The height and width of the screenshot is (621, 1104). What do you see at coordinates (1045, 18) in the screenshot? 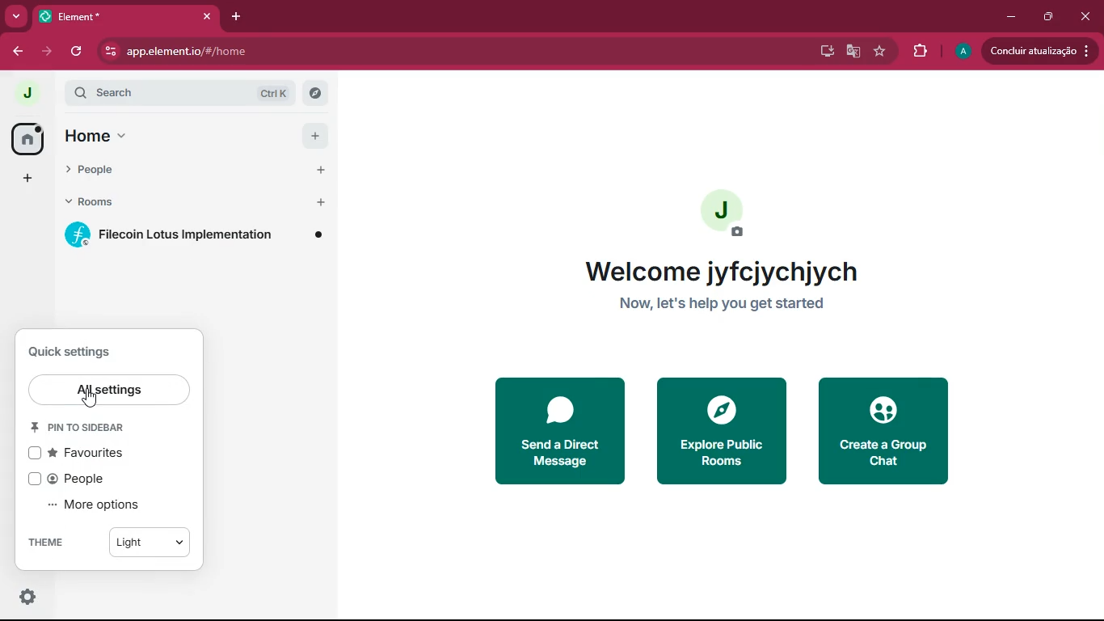
I see `maximize` at bounding box center [1045, 18].